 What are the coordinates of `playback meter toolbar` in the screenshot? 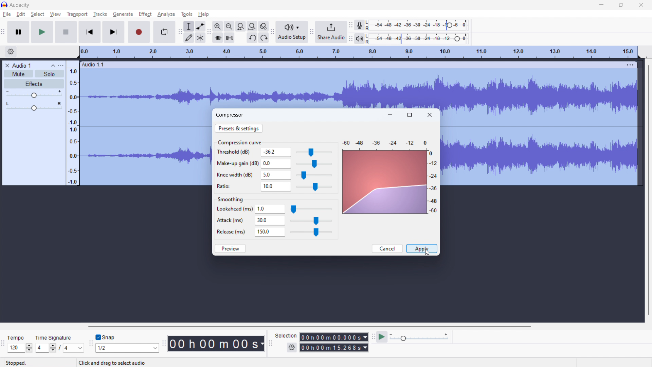 It's located at (351, 39).